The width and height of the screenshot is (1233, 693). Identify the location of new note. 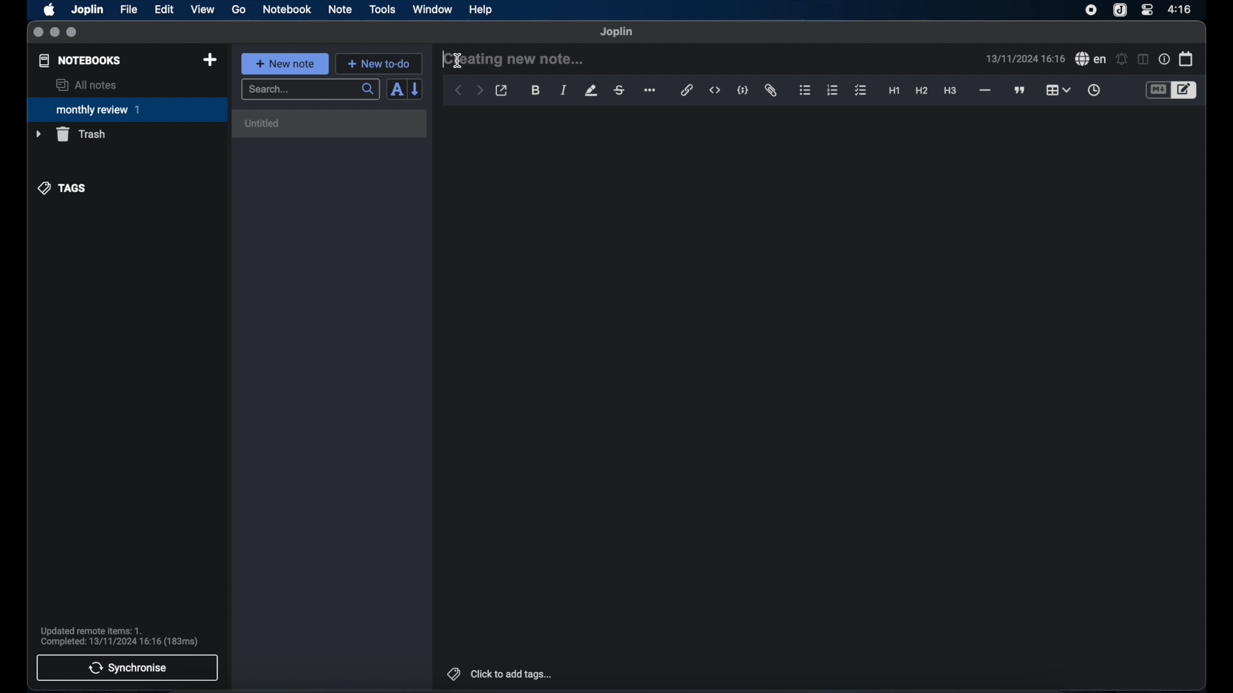
(284, 64).